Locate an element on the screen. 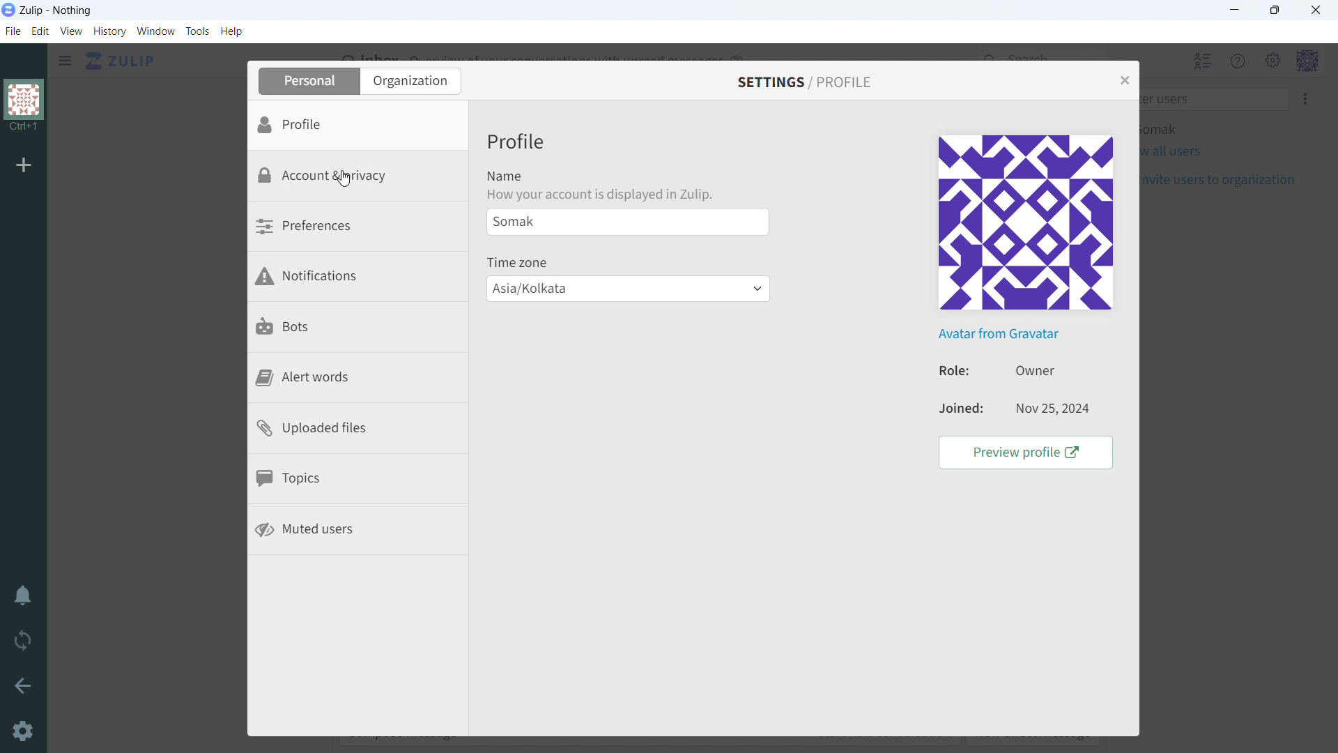  account & privacy is located at coordinates (358, 177).